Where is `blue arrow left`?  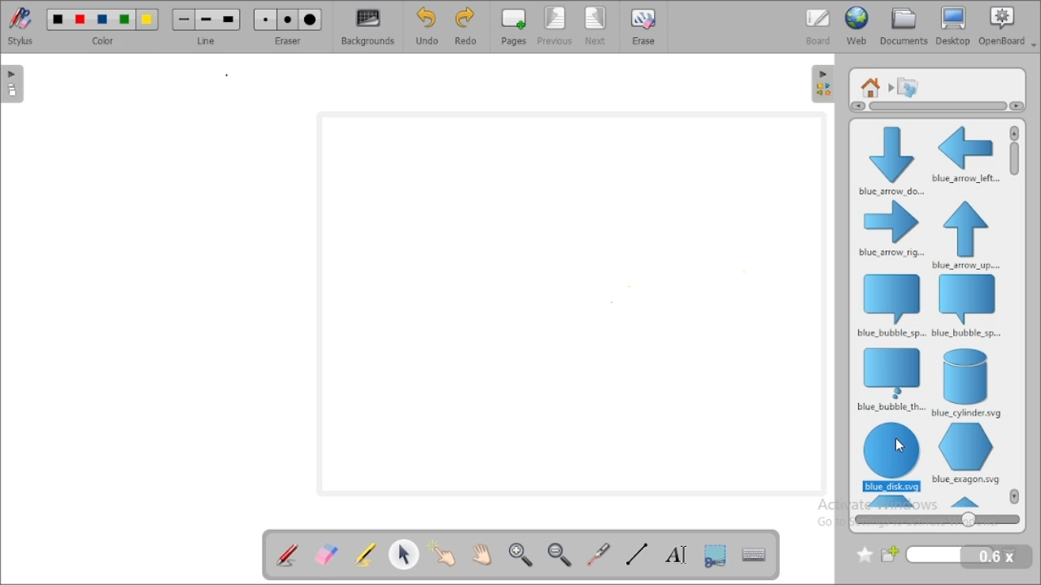
blue arrow left is located at coordinates (965, 154).